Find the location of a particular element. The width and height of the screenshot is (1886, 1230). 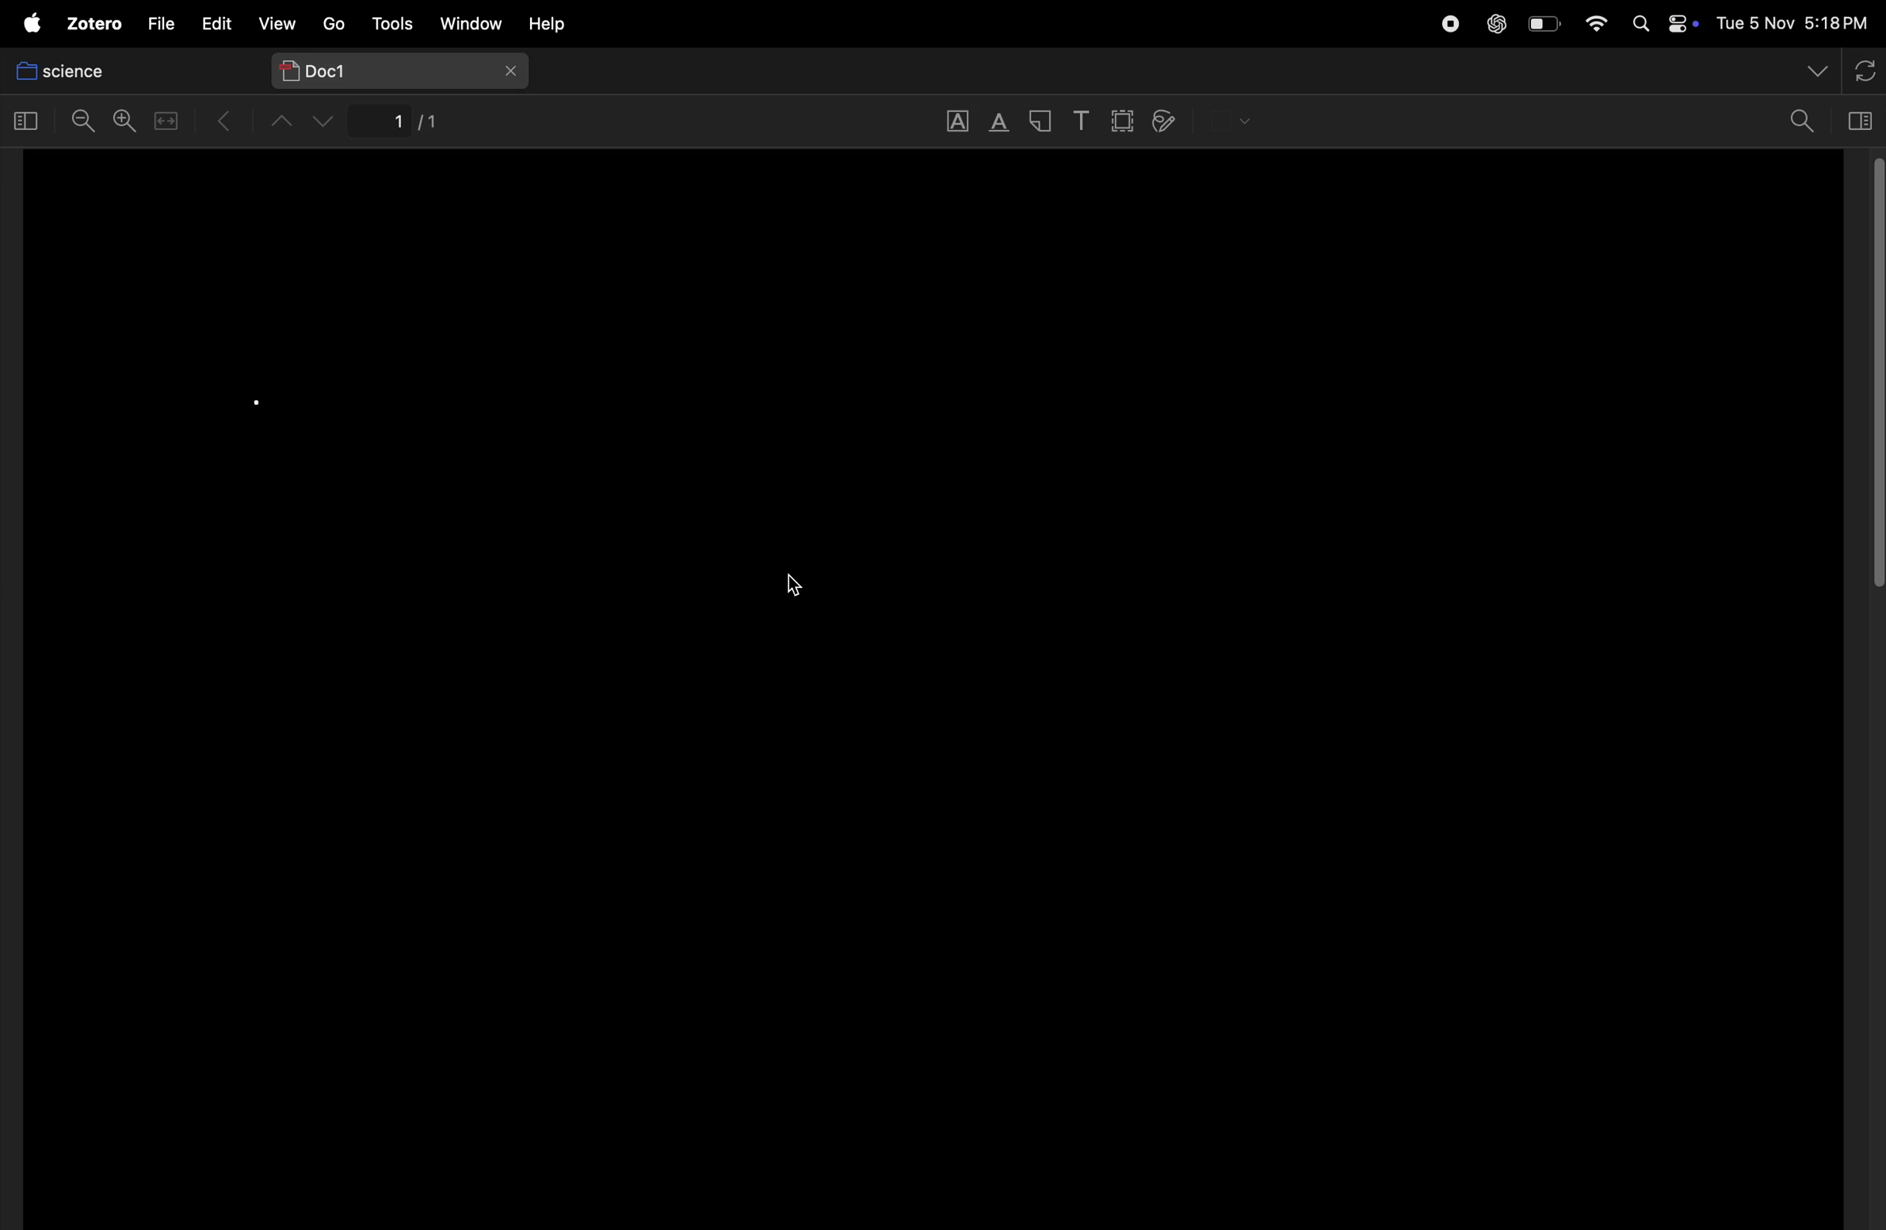

underline is located at coordinates (1002, 123).